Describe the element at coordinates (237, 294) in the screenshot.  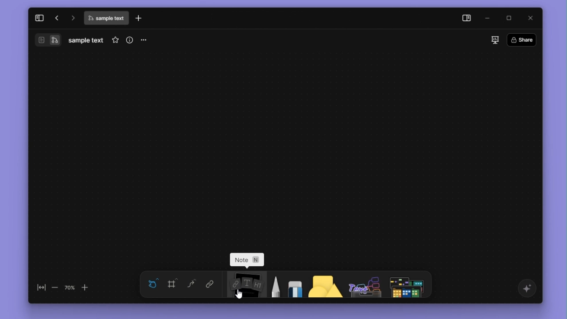
I see `cursor` at that location.